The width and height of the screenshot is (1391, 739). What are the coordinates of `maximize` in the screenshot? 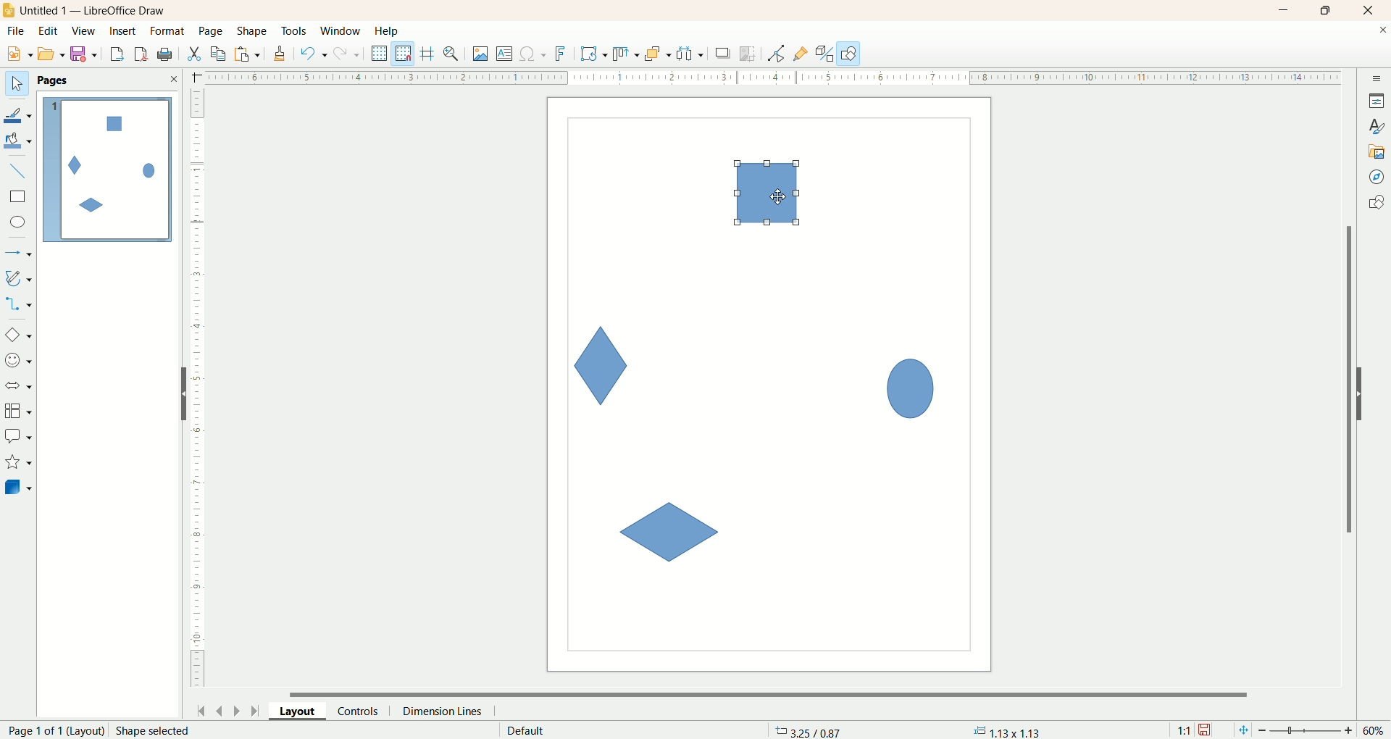 It's located at (1327, 10).